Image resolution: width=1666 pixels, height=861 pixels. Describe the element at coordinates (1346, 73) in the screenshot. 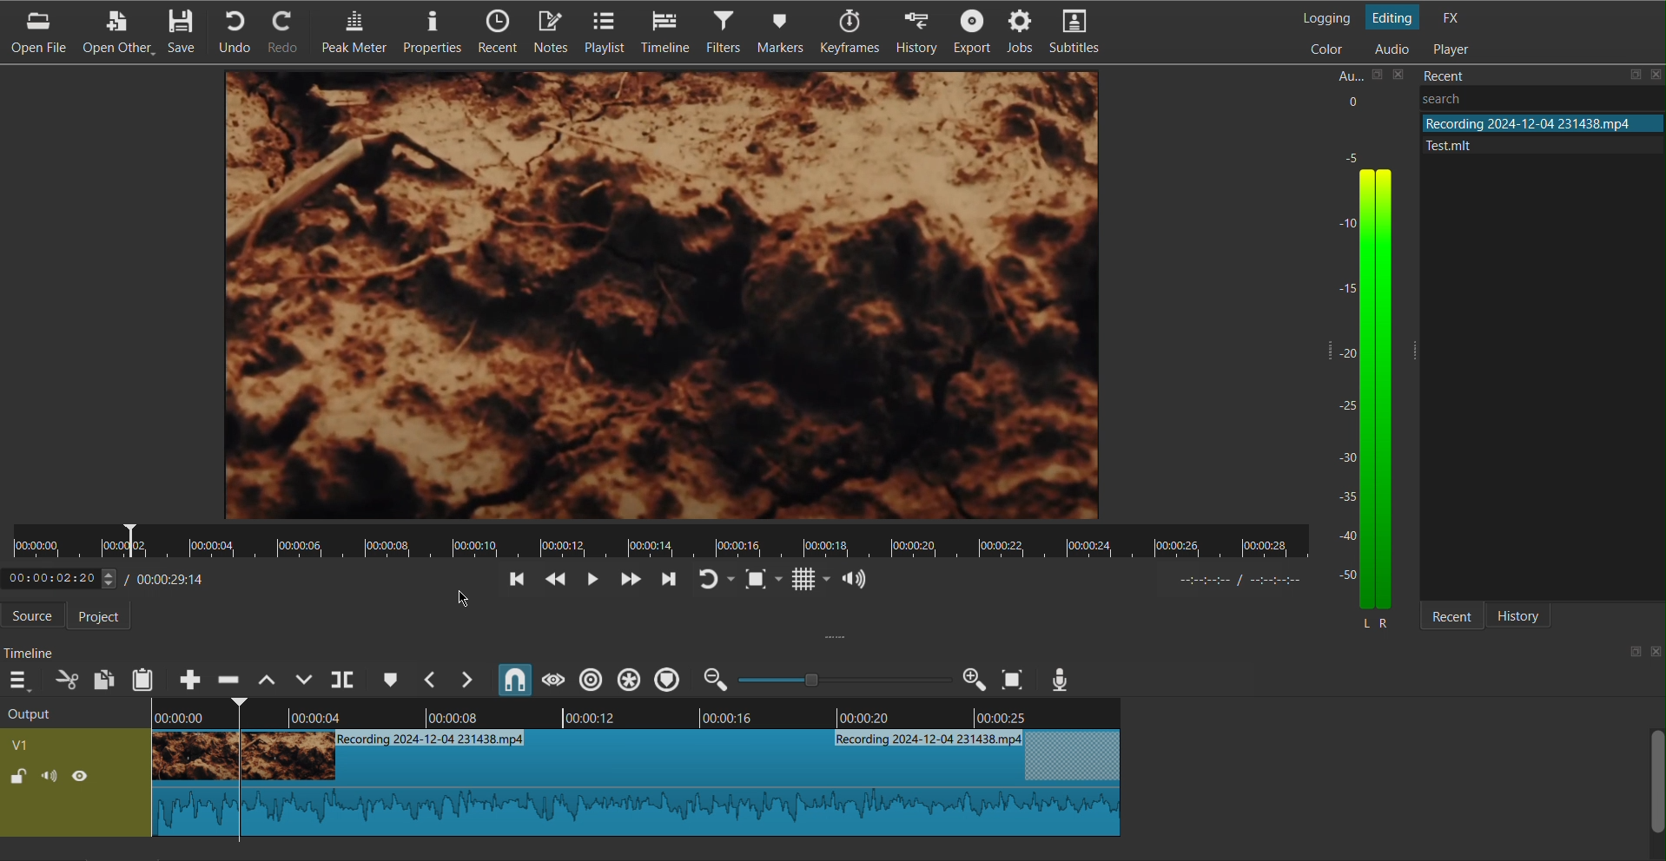

I see `Aux` at that location.